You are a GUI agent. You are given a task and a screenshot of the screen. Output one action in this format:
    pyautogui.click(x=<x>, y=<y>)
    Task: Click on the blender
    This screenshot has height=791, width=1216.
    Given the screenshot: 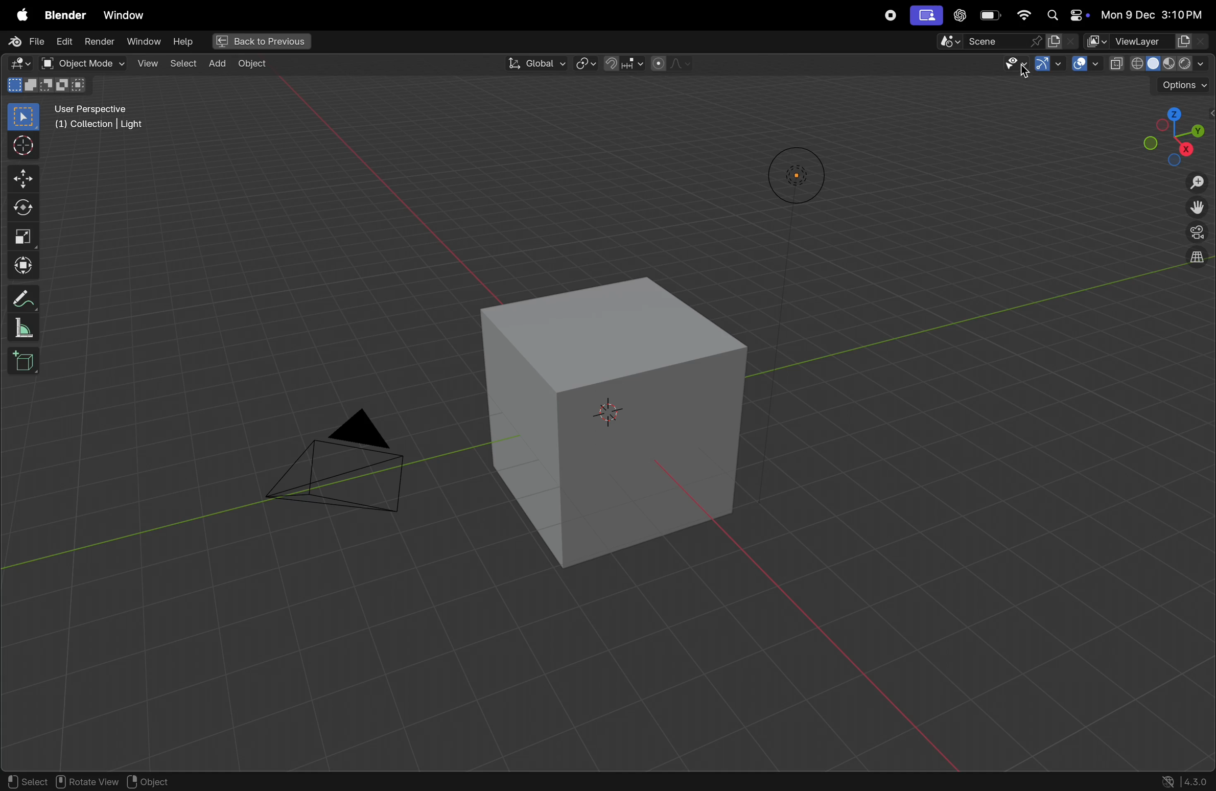 What is the action you would take?
    pyautogui.click(x=62, y=15)
    